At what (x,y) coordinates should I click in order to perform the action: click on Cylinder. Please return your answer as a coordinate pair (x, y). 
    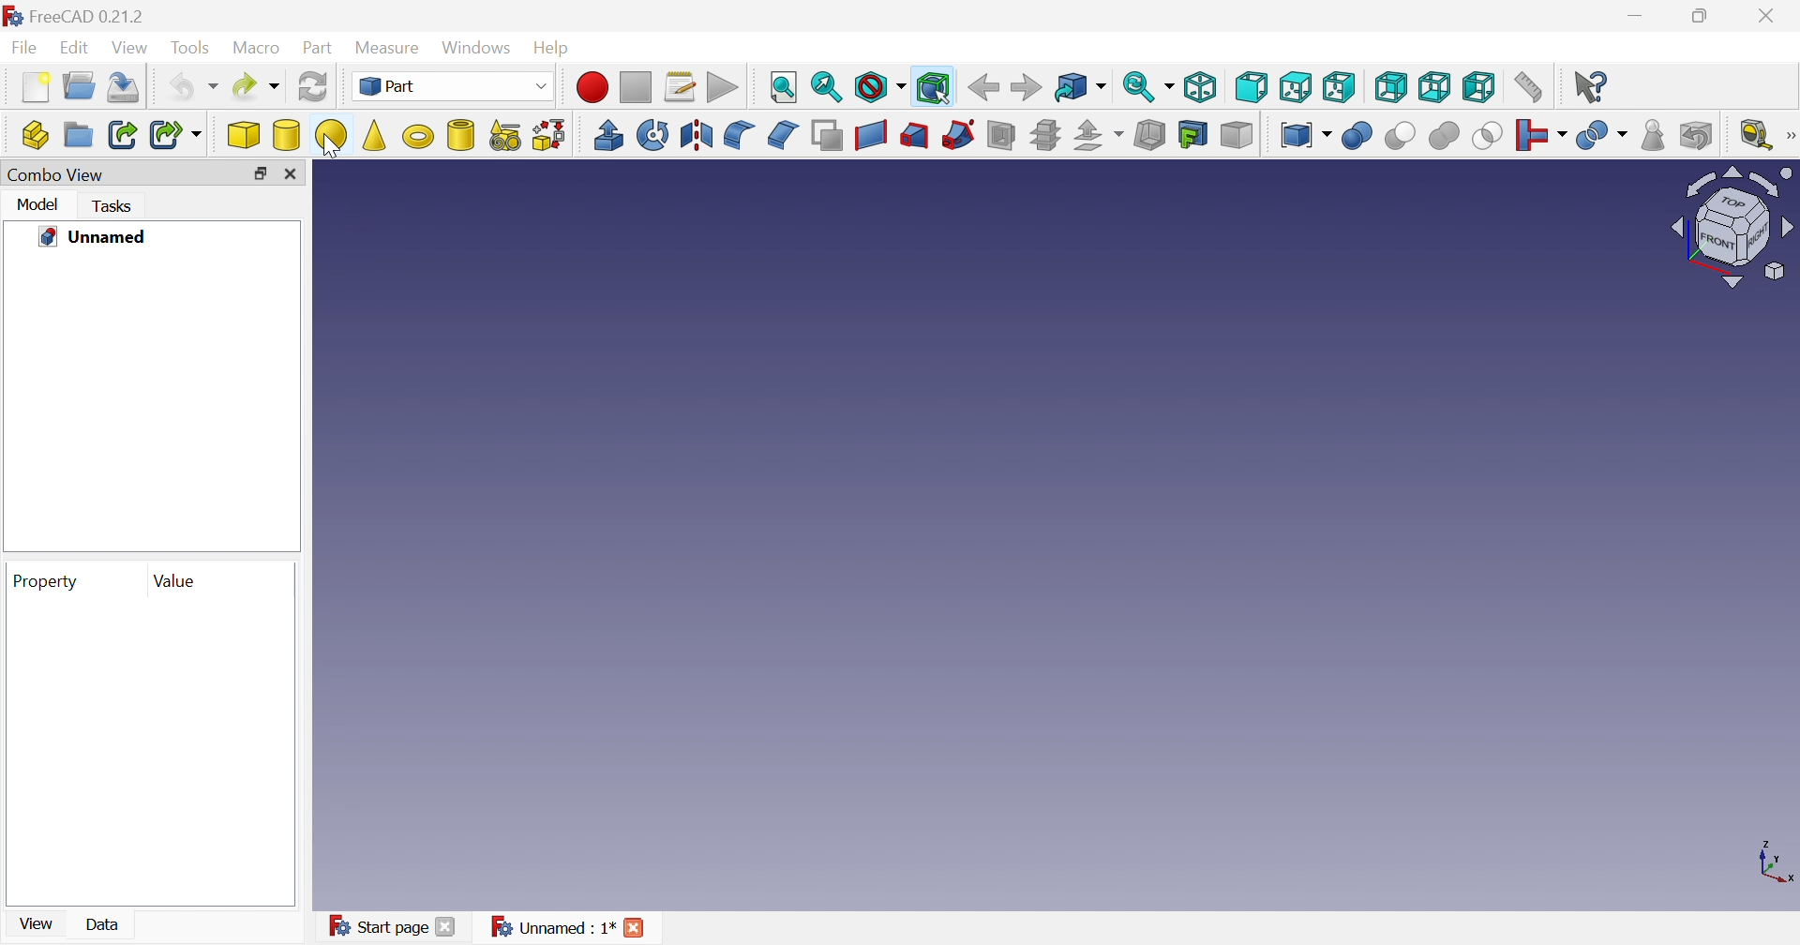
    Looking at the image, I should click on (287, 135).